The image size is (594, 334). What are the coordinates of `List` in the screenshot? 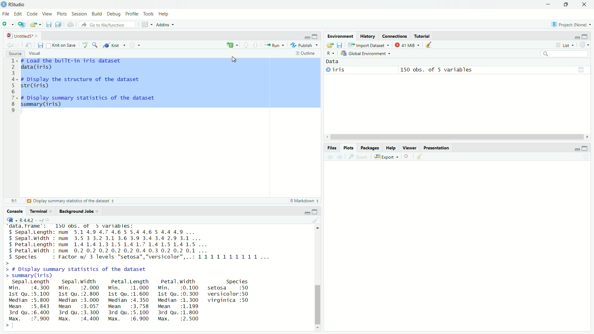 It's located at (564, 45).